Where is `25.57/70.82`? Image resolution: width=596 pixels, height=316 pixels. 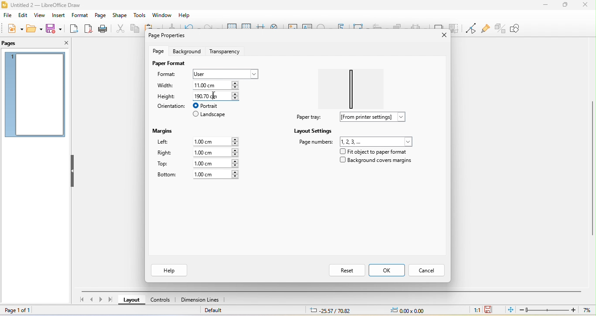 25.57/70.82 is located at coordinates (330, 310).